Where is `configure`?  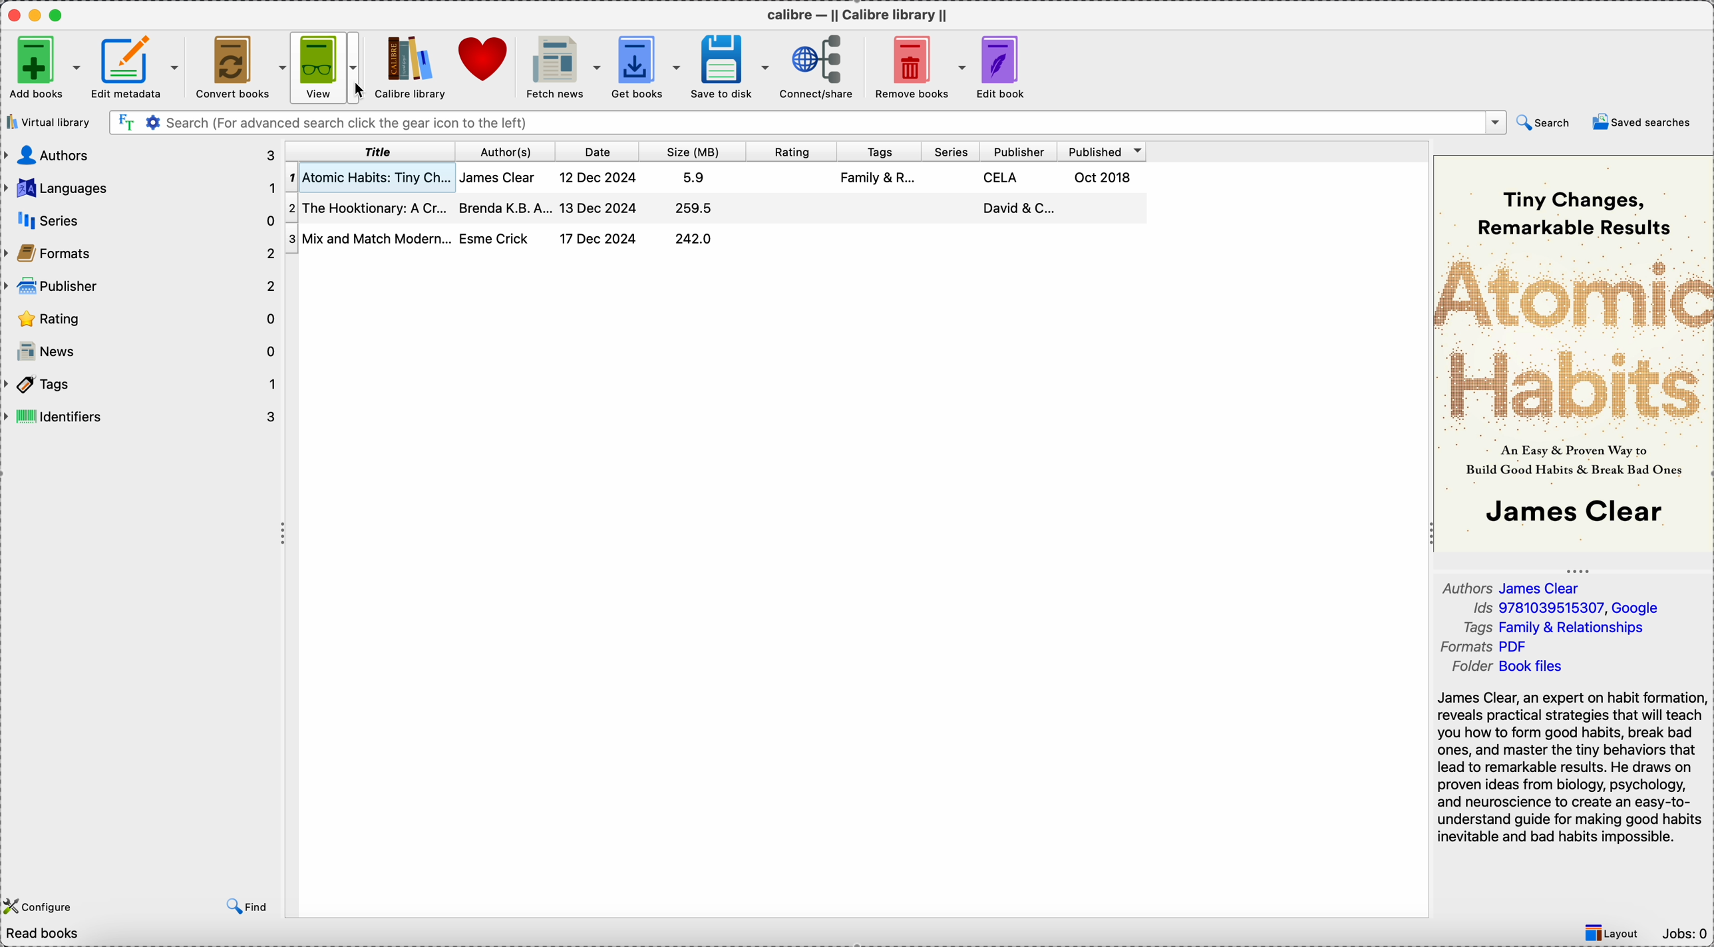 configure is located at coordinates (41, 904).